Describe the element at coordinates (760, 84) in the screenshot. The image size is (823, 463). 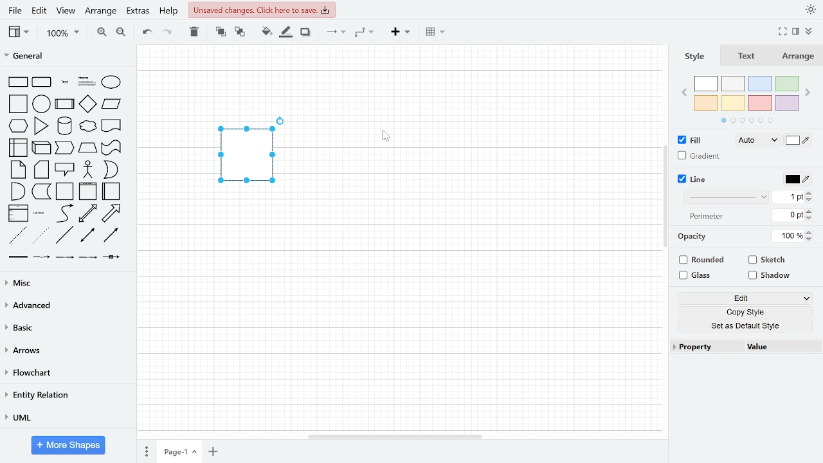
I see `blue` at that location.